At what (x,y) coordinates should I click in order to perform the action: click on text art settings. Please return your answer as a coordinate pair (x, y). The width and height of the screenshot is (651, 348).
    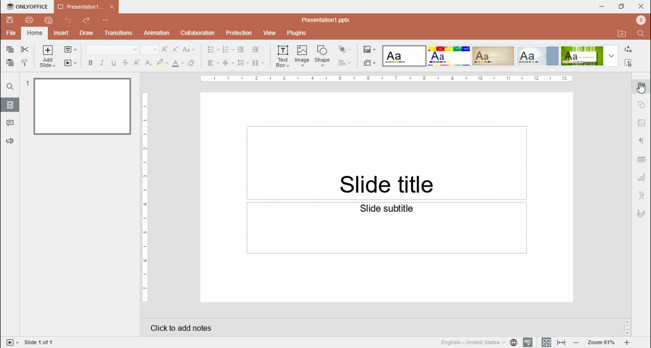
    Looking at the image, I should click on (642, 196).